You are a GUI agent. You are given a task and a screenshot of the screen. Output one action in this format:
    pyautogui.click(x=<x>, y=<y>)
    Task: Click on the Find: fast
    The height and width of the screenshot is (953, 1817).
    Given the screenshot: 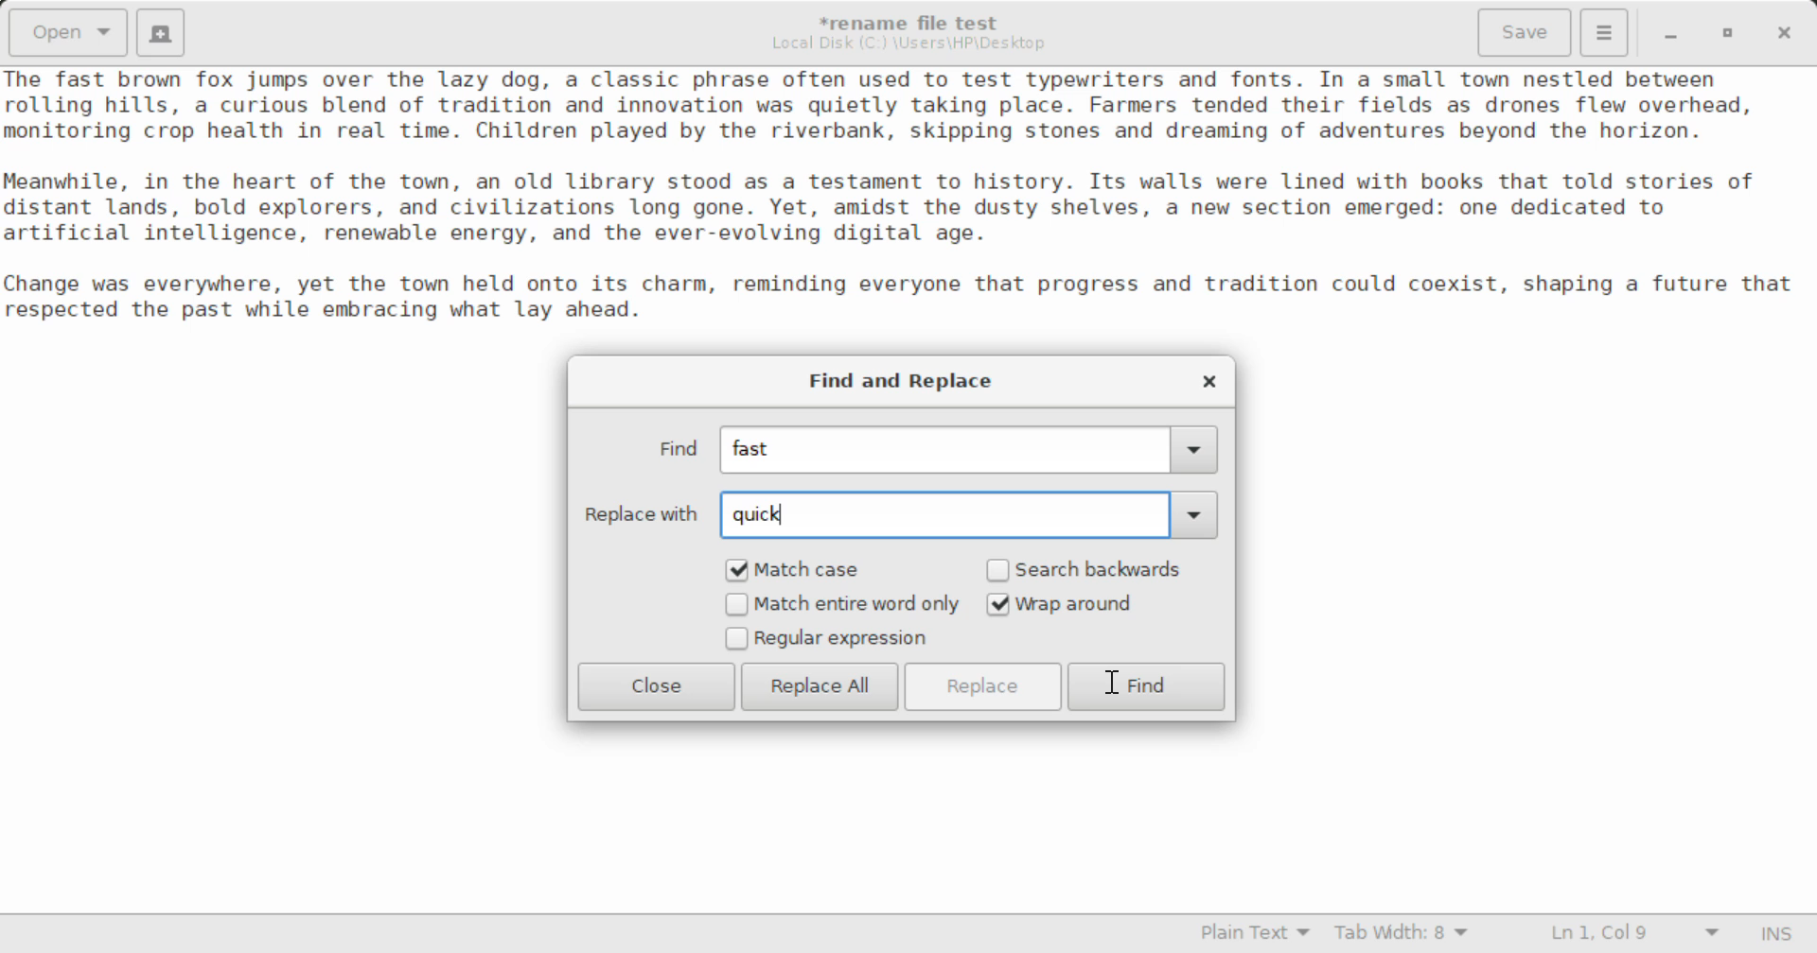 What is the action you would take?
    pyautogui.click(x=927, y=451)
    